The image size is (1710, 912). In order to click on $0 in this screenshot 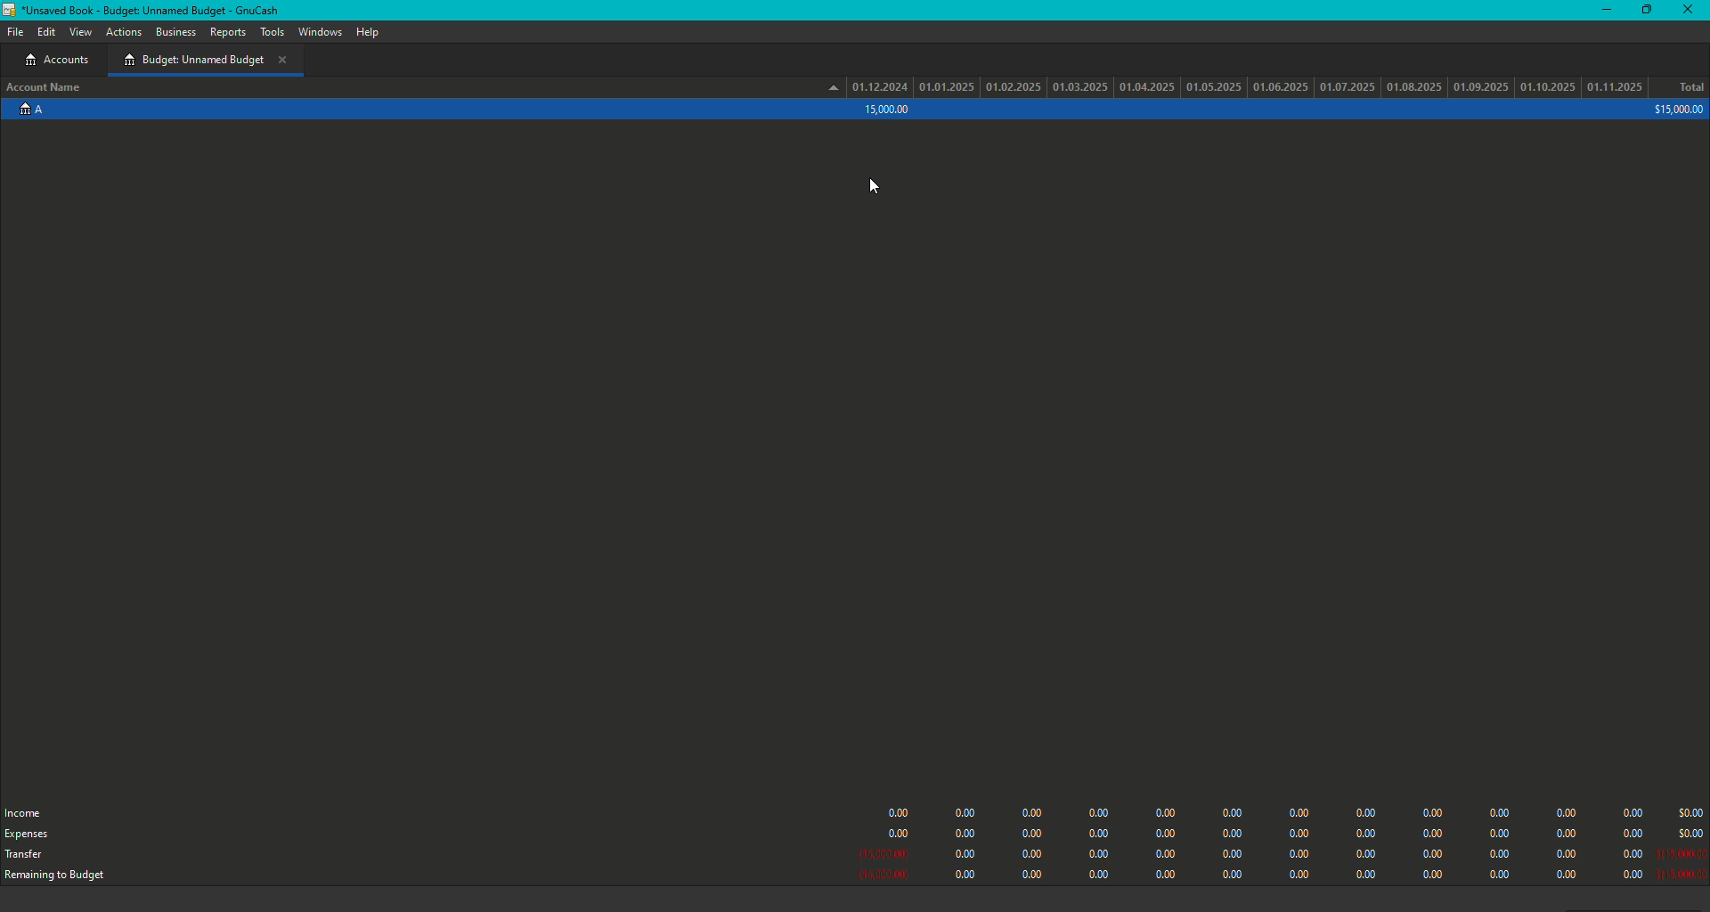, I will do `click(1282, 839)`.